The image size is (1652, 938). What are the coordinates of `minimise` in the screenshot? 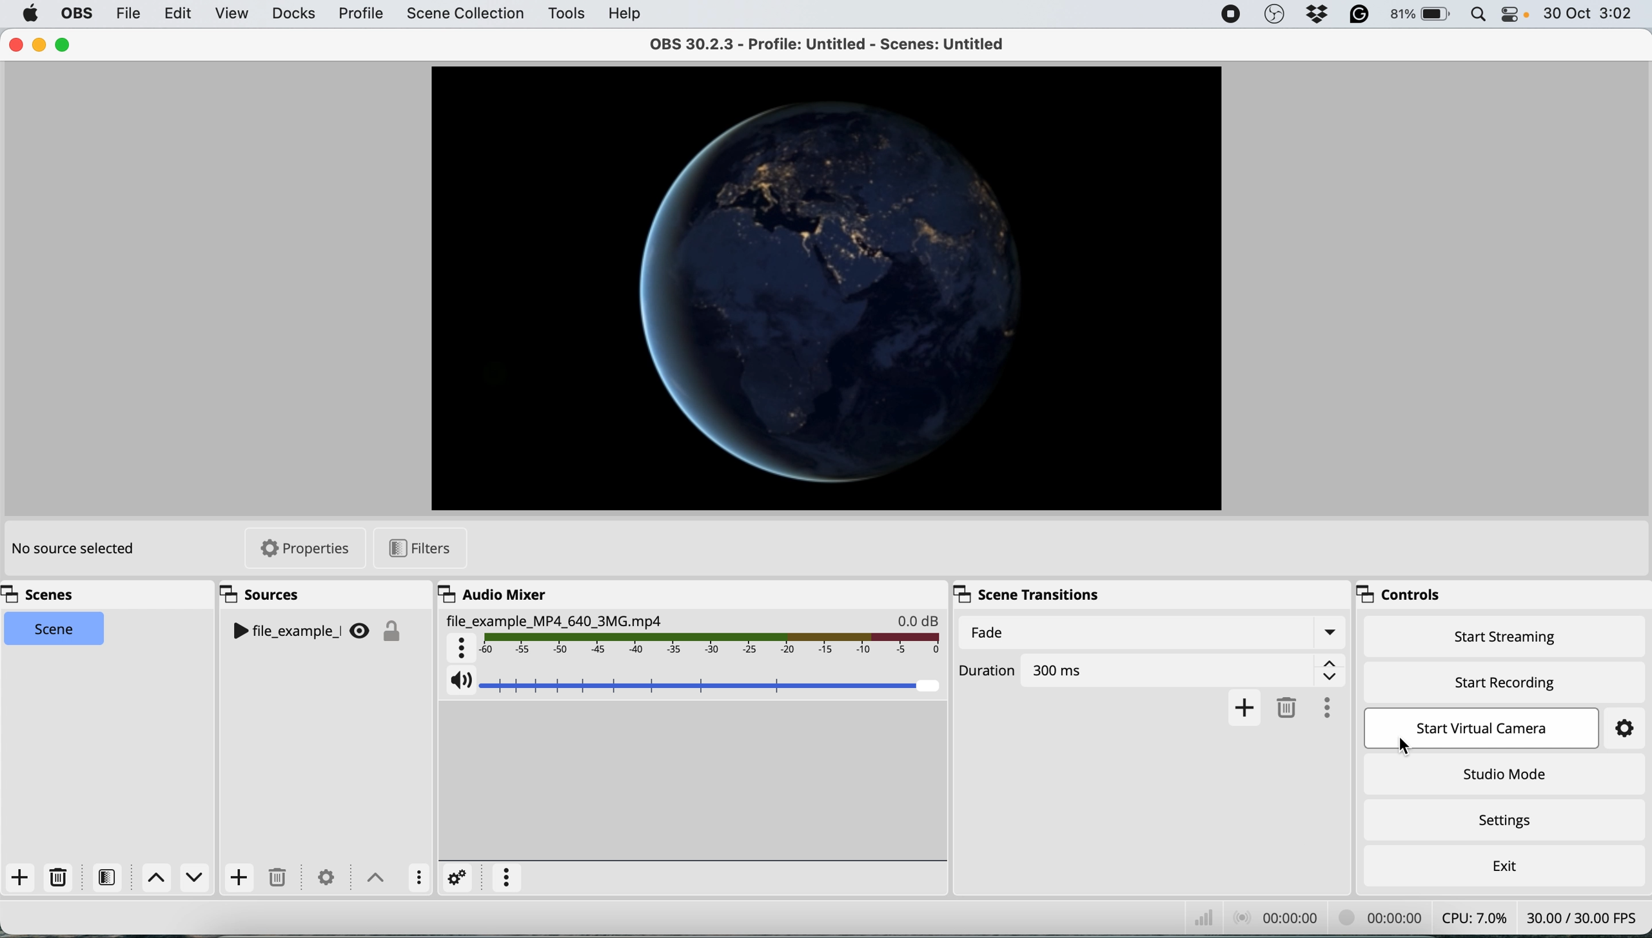 It's located at (39, 43).